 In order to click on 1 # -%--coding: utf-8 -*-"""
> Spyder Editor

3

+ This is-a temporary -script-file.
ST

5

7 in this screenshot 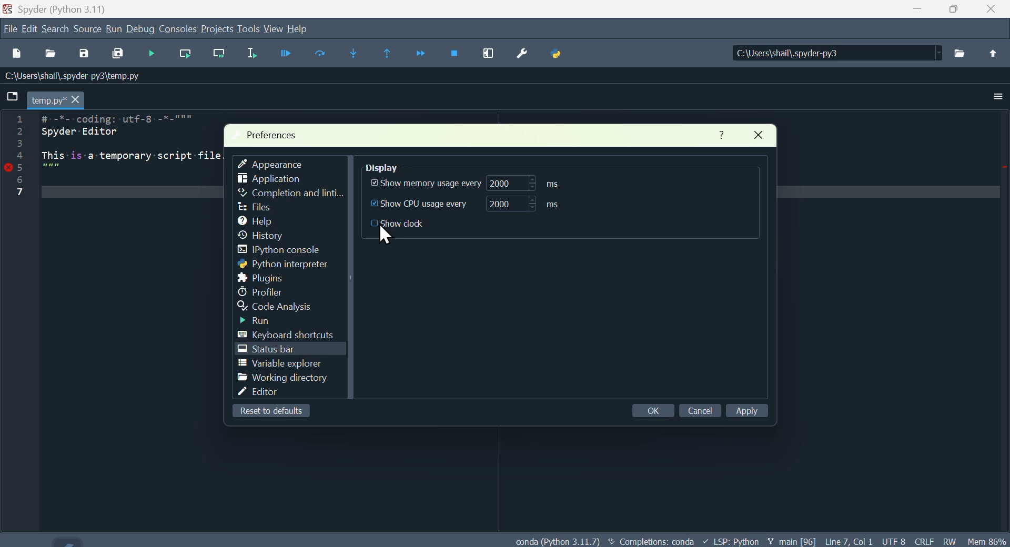, I will do `click(133, 154)`.